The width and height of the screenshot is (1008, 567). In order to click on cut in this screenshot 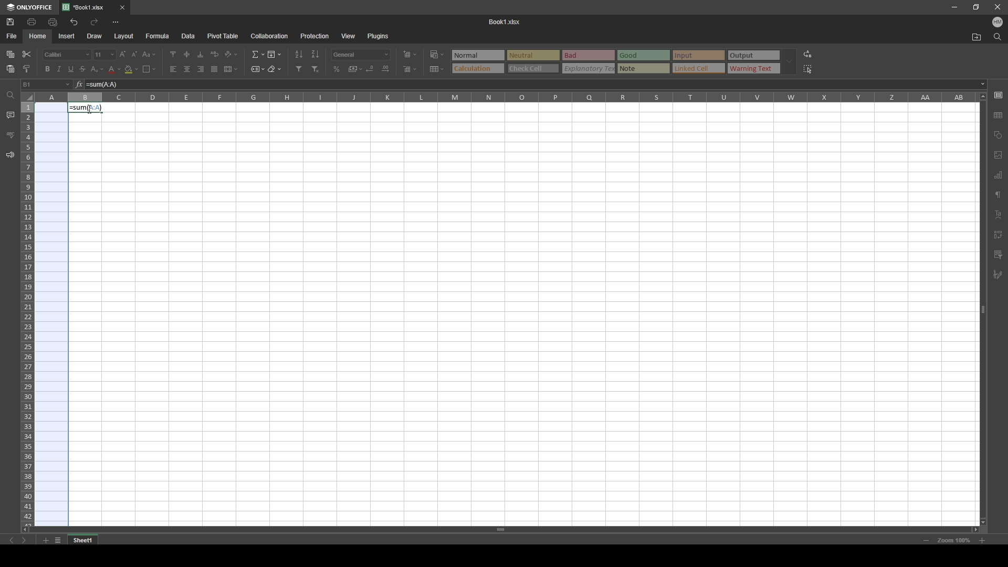, I will do `click(27, 54)`.